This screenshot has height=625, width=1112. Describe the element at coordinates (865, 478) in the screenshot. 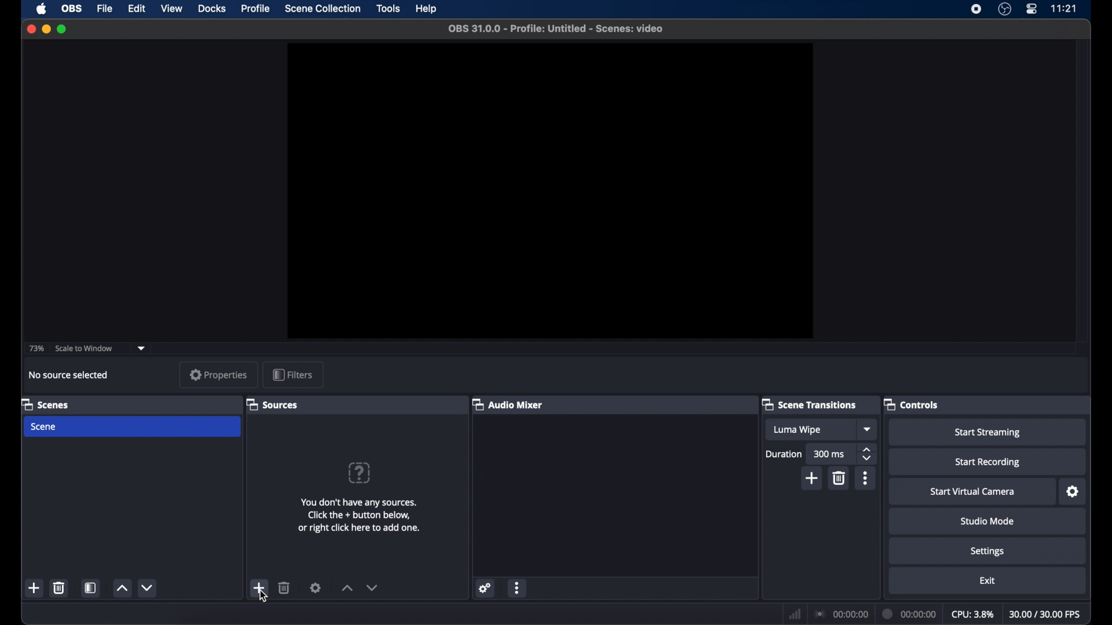

I see `more options` at that location.